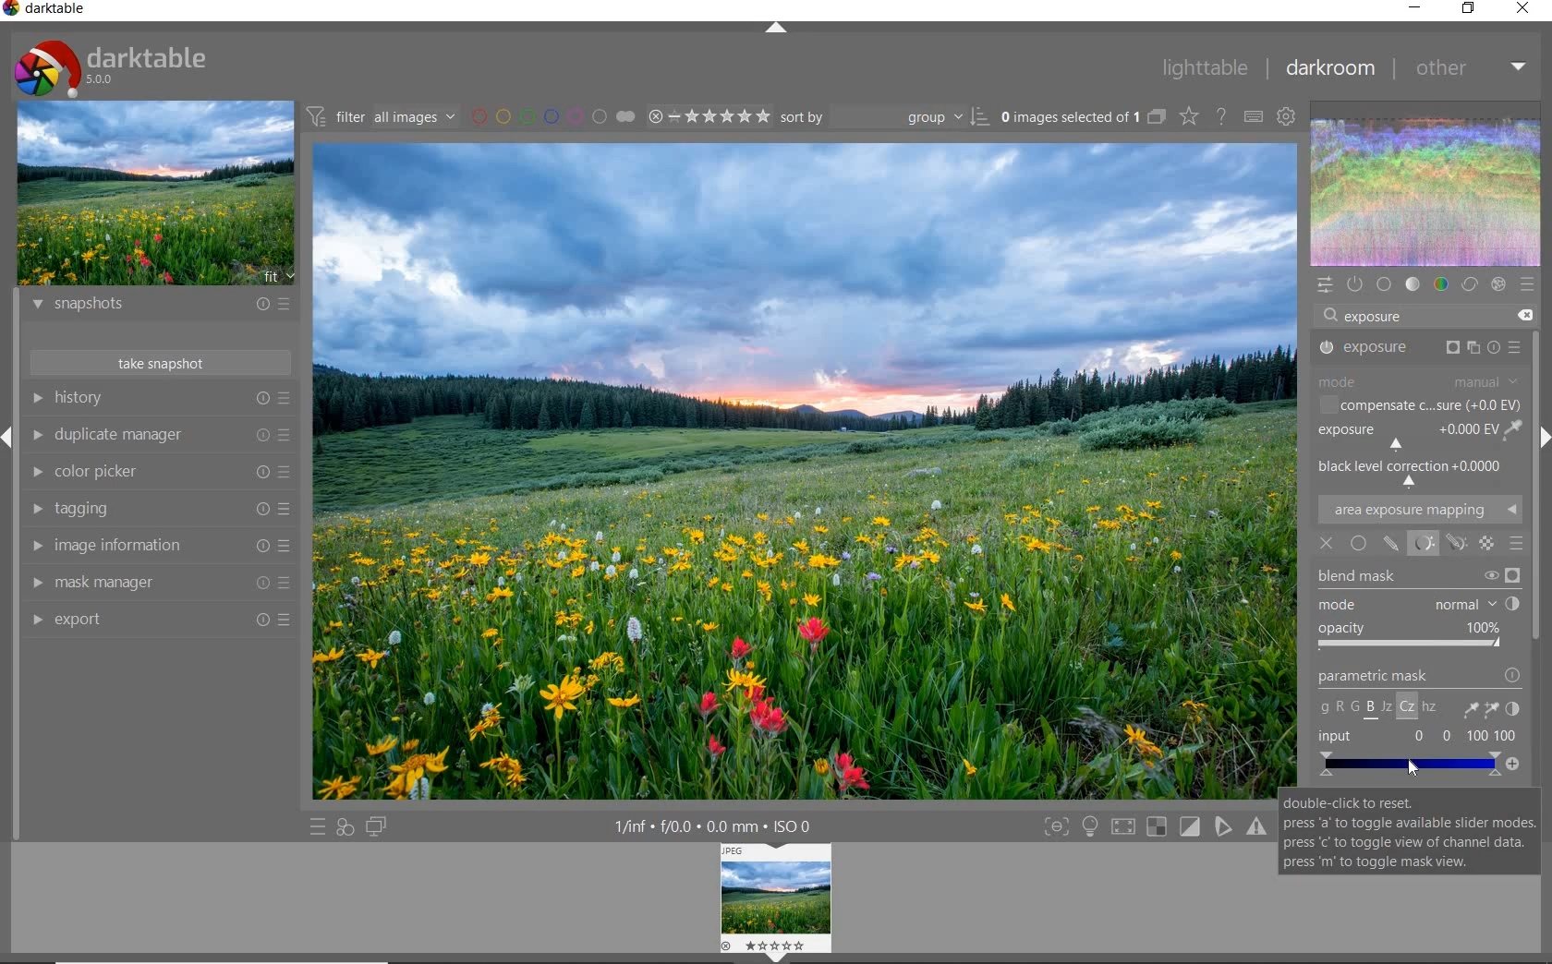 The width and height of the screenshot is (1552, 964). What do you see at coordinates (1323, 285) in the screenshot?
I see `quick access panel` at bounding box center [1323, 285].